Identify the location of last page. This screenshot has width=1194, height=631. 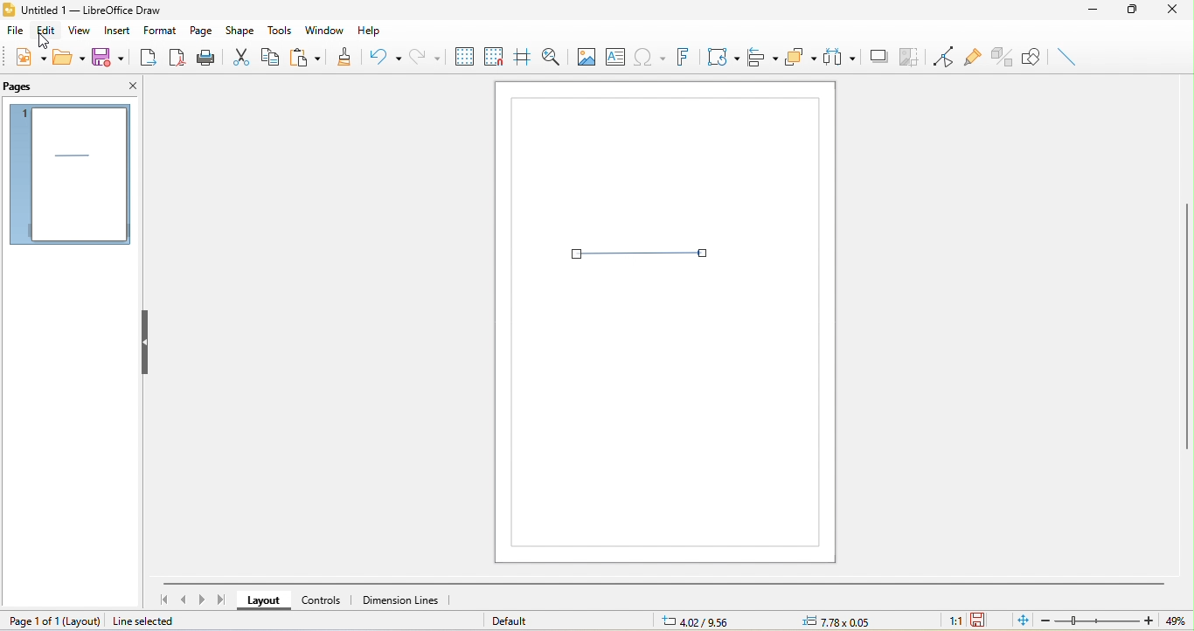
(223, 600).